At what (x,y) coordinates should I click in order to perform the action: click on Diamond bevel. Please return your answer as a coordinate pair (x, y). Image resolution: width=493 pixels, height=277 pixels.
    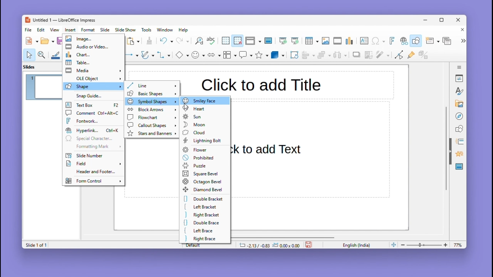
    Looking at the image, I should click on (204, 190).